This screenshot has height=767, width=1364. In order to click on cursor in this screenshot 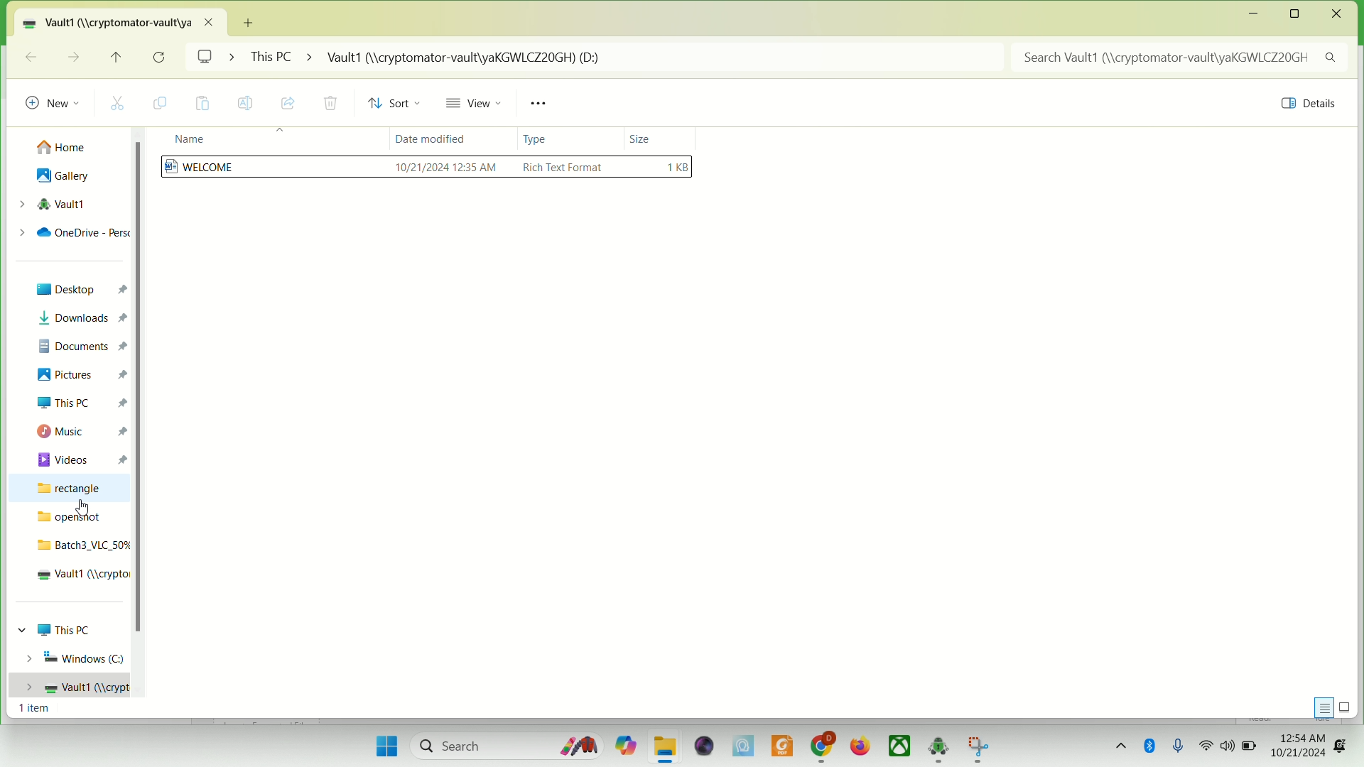, I will do `click(80, 511)`.